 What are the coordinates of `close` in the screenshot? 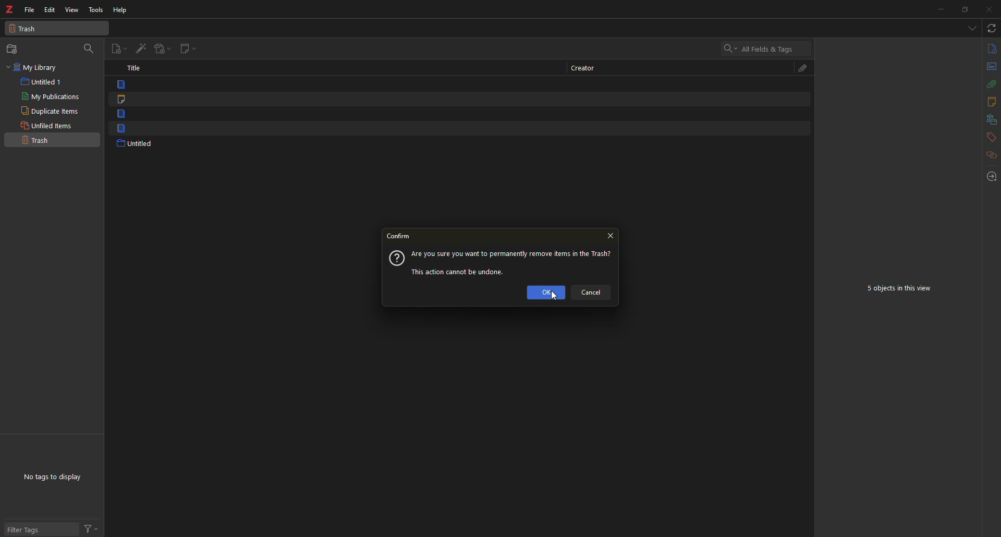 It's located at (991, 9).